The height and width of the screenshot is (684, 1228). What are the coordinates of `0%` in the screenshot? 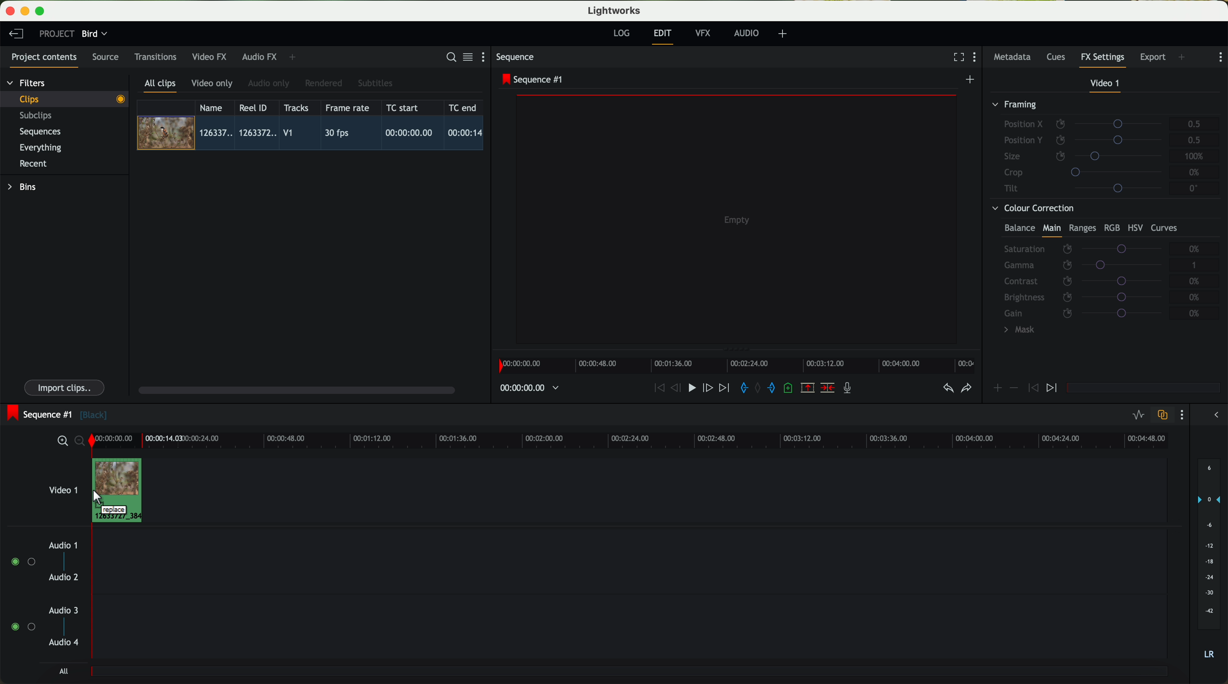 It's located at (1195, 313).